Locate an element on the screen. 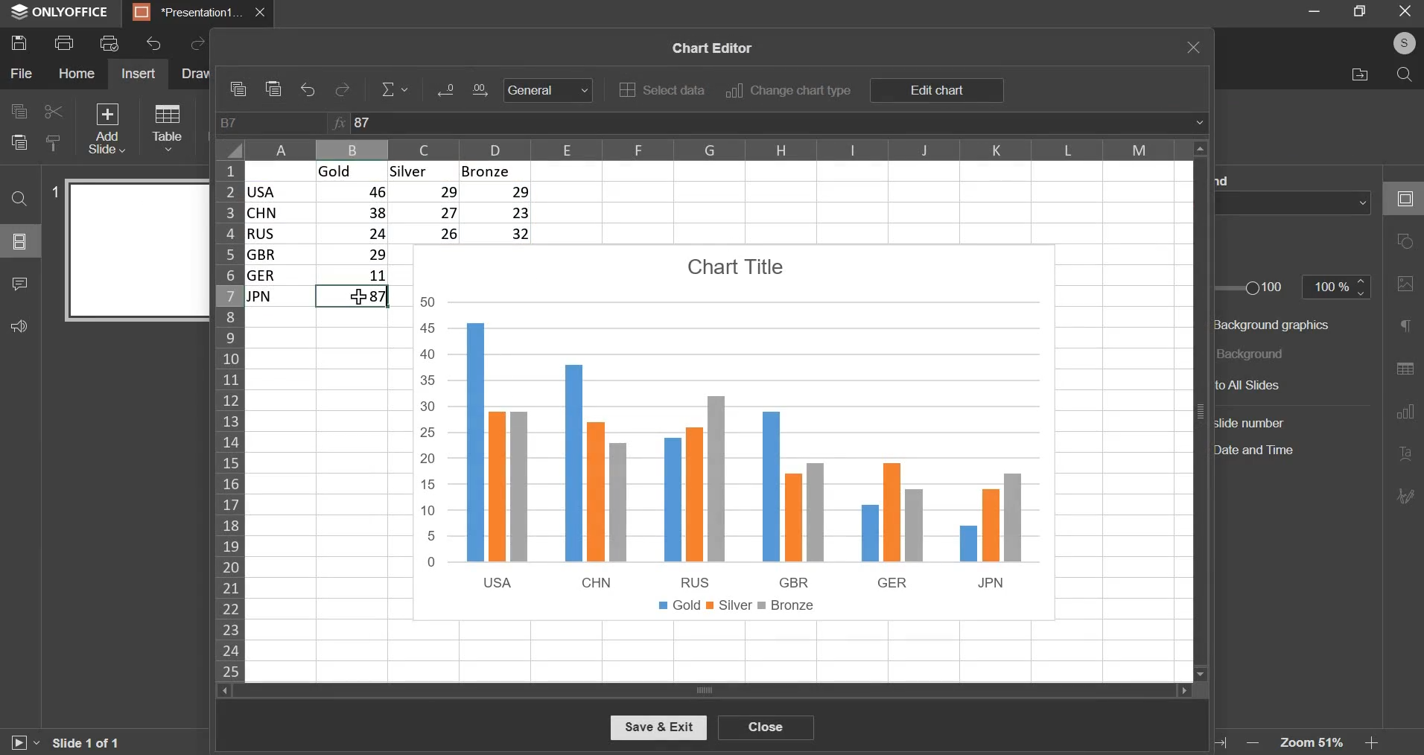  horizontal slider is located at coordinates (703, 690).